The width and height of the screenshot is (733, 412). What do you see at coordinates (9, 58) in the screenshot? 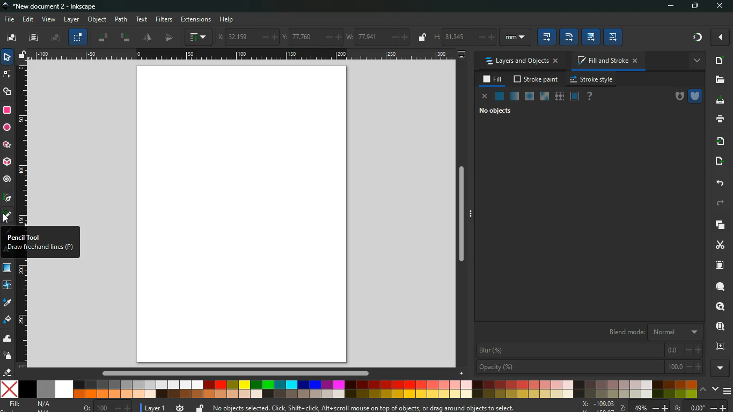
I see `select` at bounding box center [9, 58].